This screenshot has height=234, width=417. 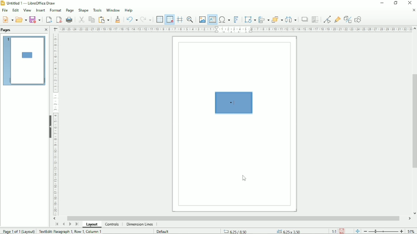 What do you see at coordinates (250, 19) in the screenshot?
I see `Transformation` at bounding box center [250, 19].